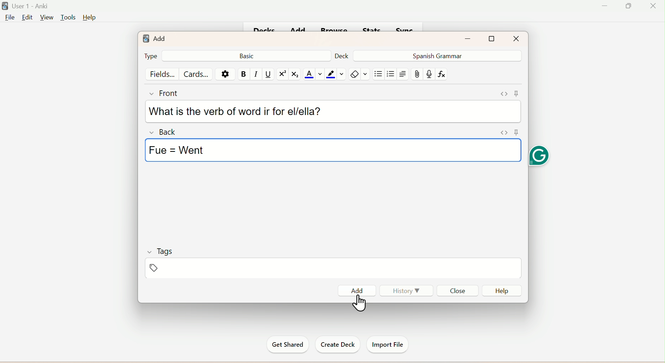  What do you see at coordinates (342, 55) in the screenshot?
I see `Deck` at bounding box center [342, 55].